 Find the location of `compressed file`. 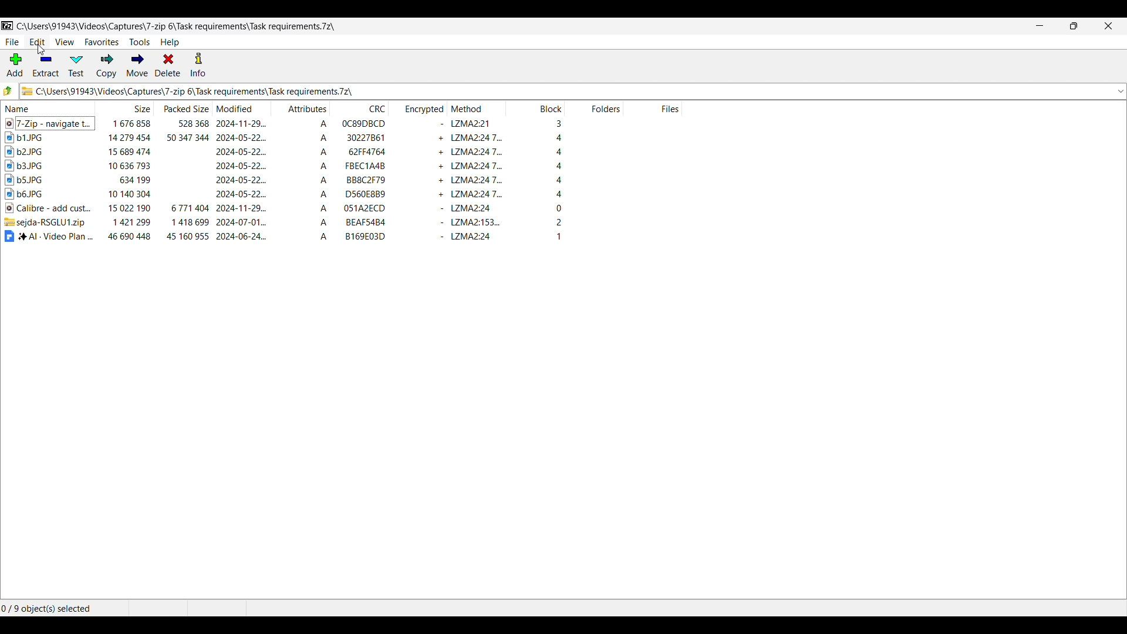

compressed file is located at coordinates (49, 222).